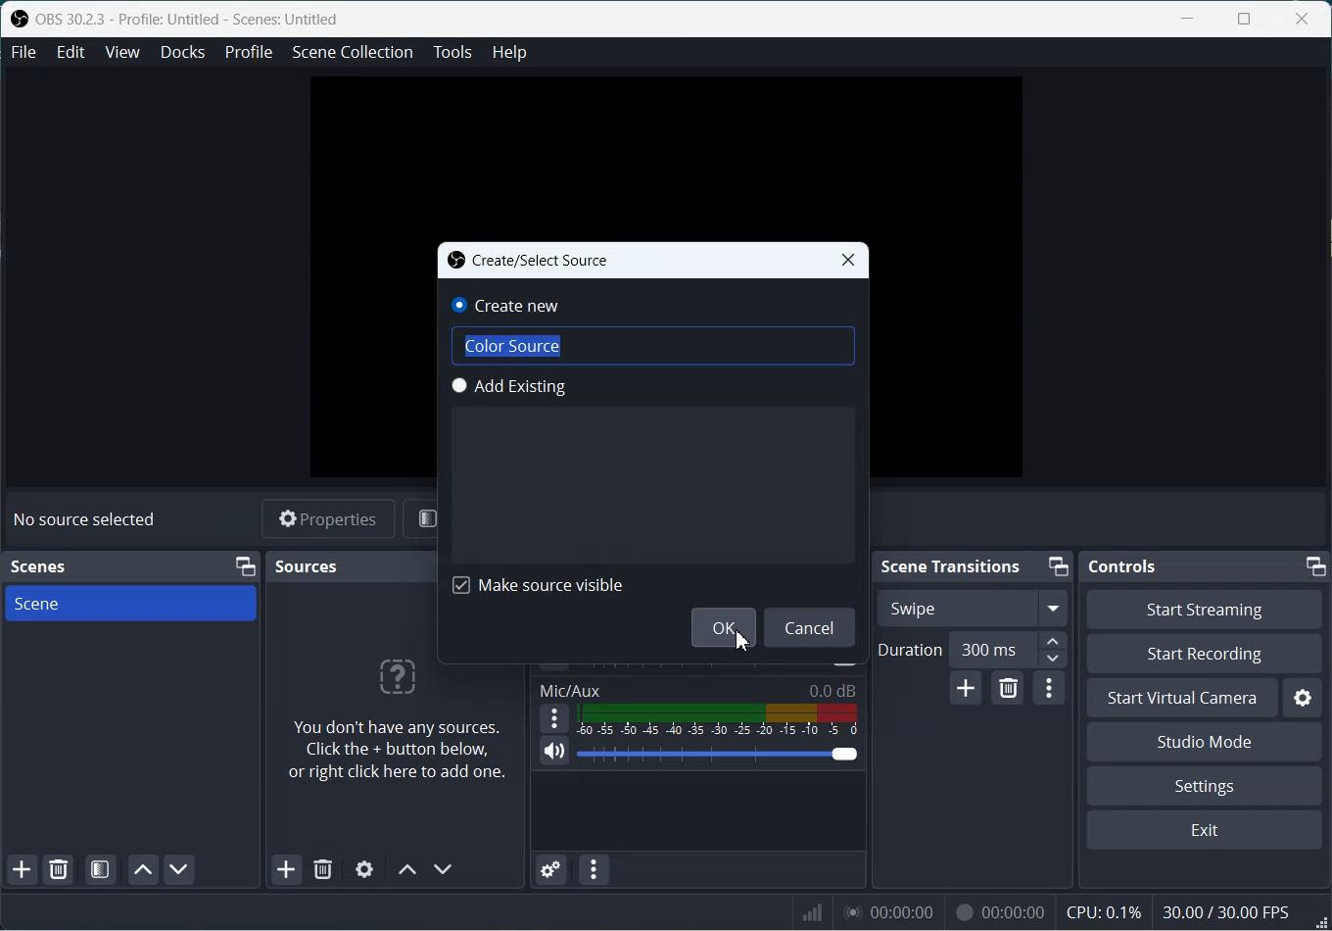  Describe the element at coordinates (1009, 691) in the screenshot. I see `Remove configurable transition` at that location.